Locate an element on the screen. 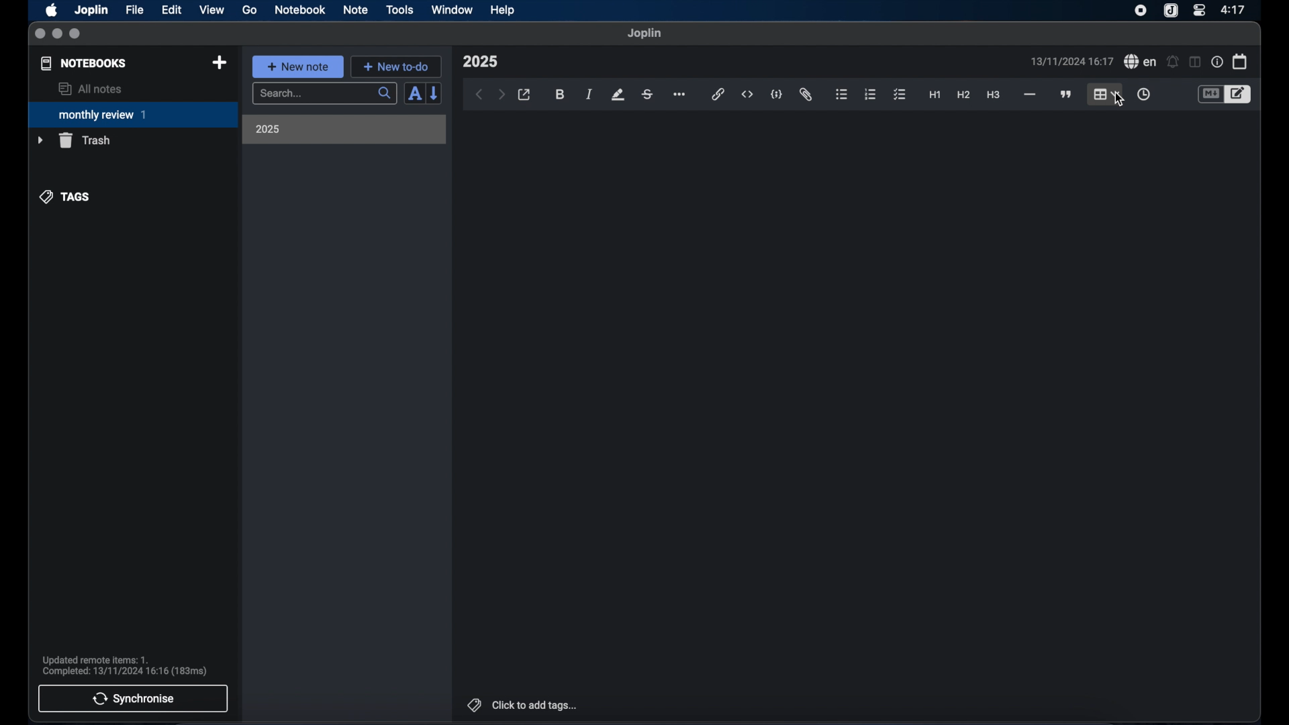  cursor is located at coordinates (1118, 99).